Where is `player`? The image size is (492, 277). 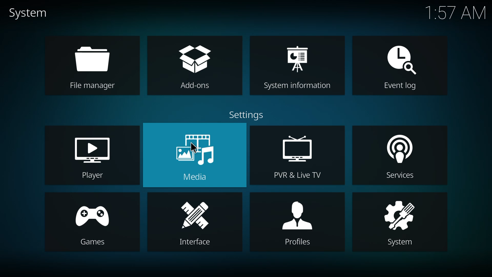
player is located at coordinates (92, 156).